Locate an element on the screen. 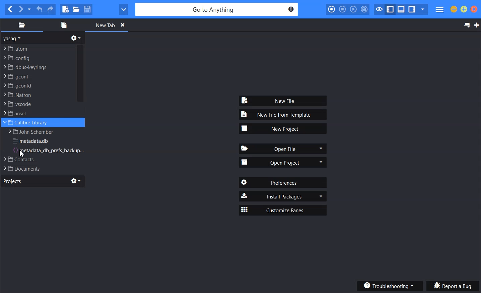 The image size is (481, 293). yashg is located at coordinates (13, 38).